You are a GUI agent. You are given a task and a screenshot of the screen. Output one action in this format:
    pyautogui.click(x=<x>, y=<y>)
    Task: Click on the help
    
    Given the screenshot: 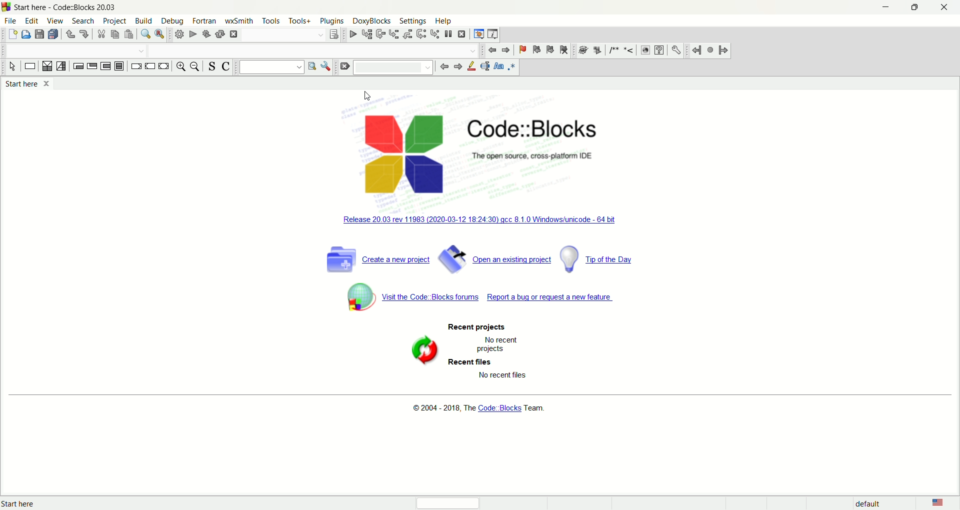 What is the action you would take?
    pyautogui.click(x=443, y=21)
    